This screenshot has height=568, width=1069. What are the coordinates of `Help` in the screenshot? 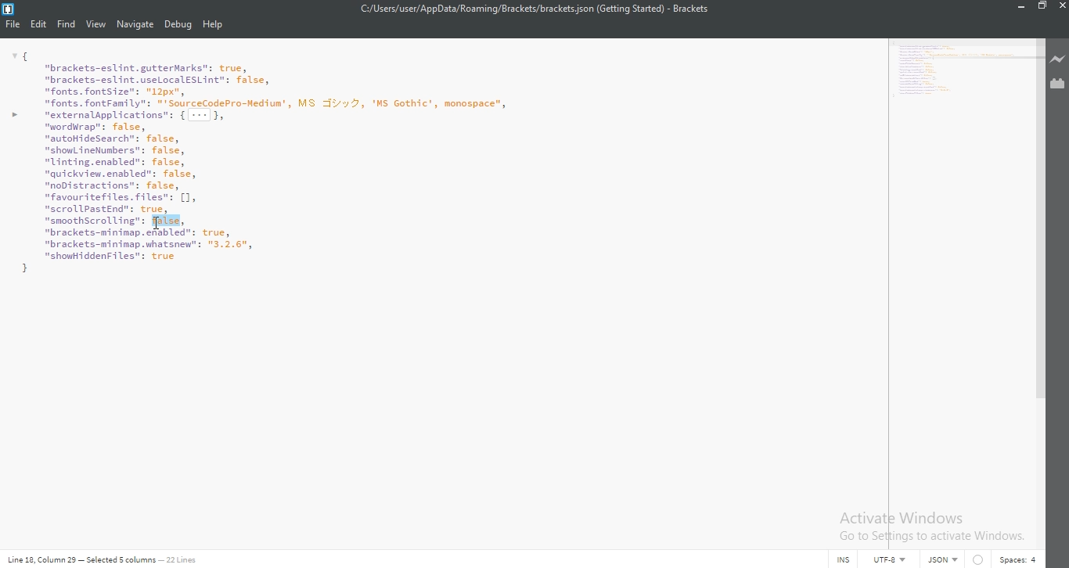 It's located at (214, 26).